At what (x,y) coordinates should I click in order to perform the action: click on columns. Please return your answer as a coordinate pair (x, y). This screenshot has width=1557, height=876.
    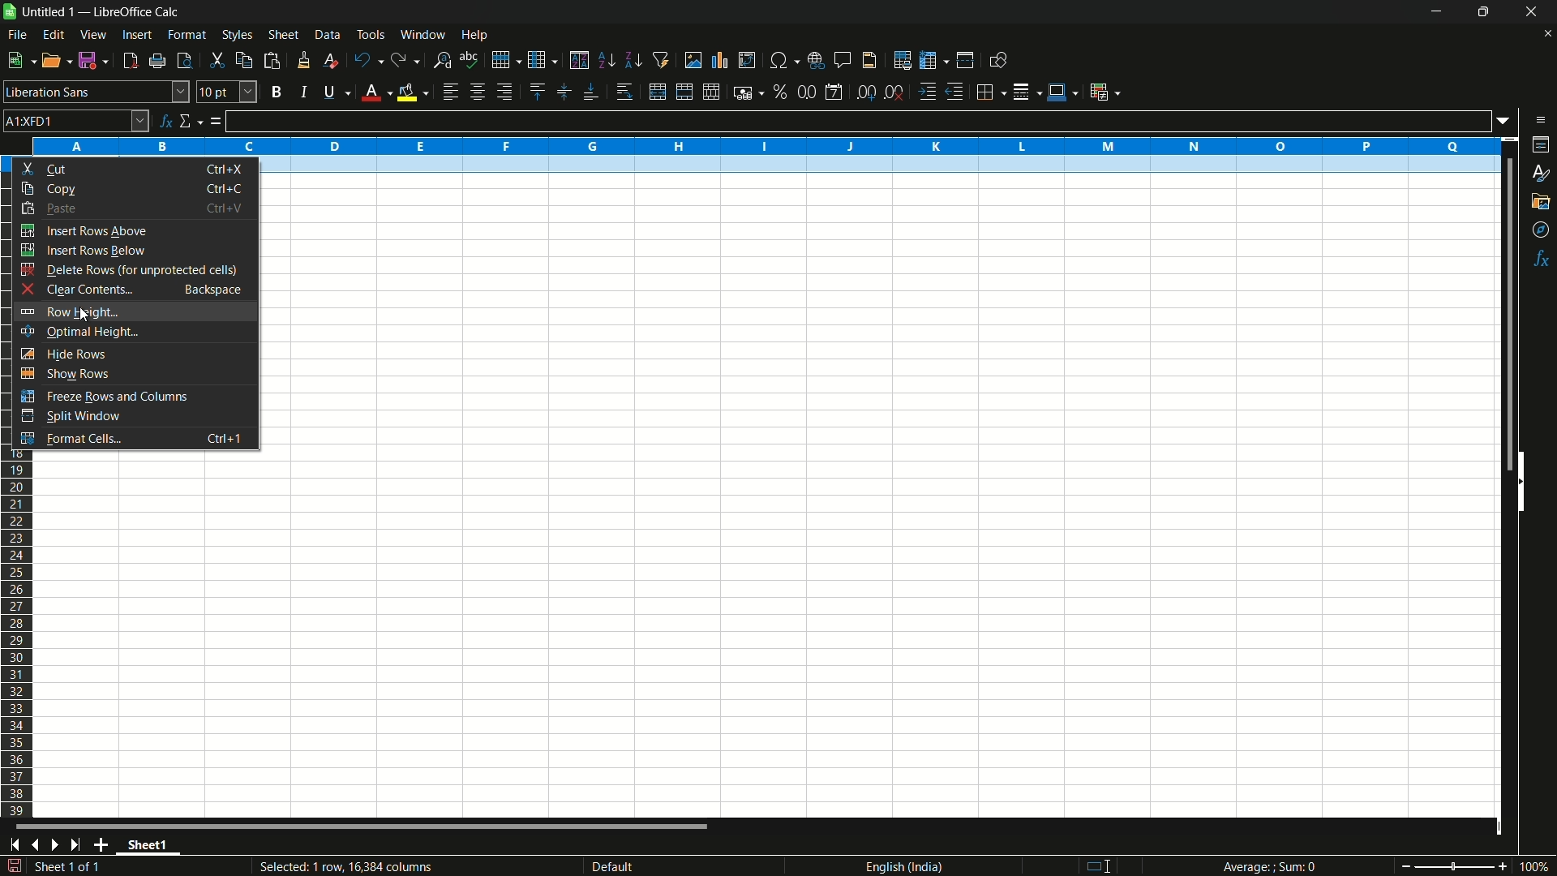
    Looking at the image, I should click on (766, 144).